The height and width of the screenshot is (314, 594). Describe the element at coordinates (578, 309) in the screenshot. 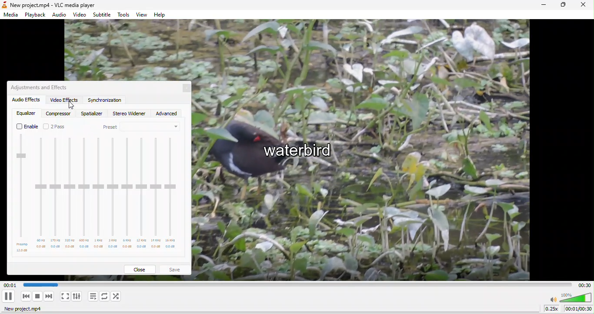

I see `00:00/00:30` at that location.